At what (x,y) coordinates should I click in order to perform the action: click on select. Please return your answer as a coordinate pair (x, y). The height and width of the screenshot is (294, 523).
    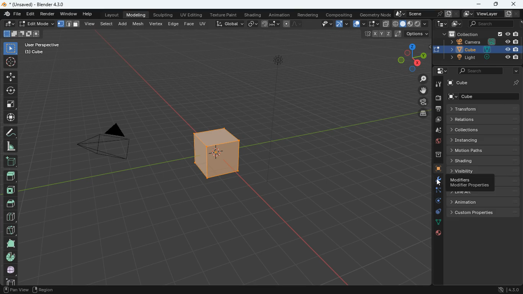
    Looking at the image, I should click on (108, 23).